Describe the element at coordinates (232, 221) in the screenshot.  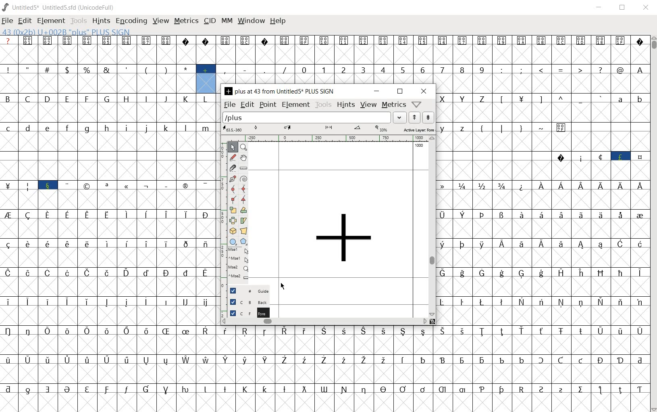
I see `flip the selection` at that location.